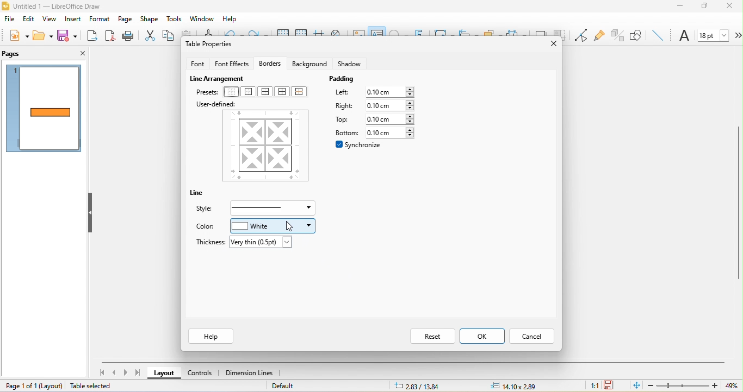 This screenshot has width=743, height=392. Describe the element at coordinates (200, 18) in the screenshot. I see `window` at that location.